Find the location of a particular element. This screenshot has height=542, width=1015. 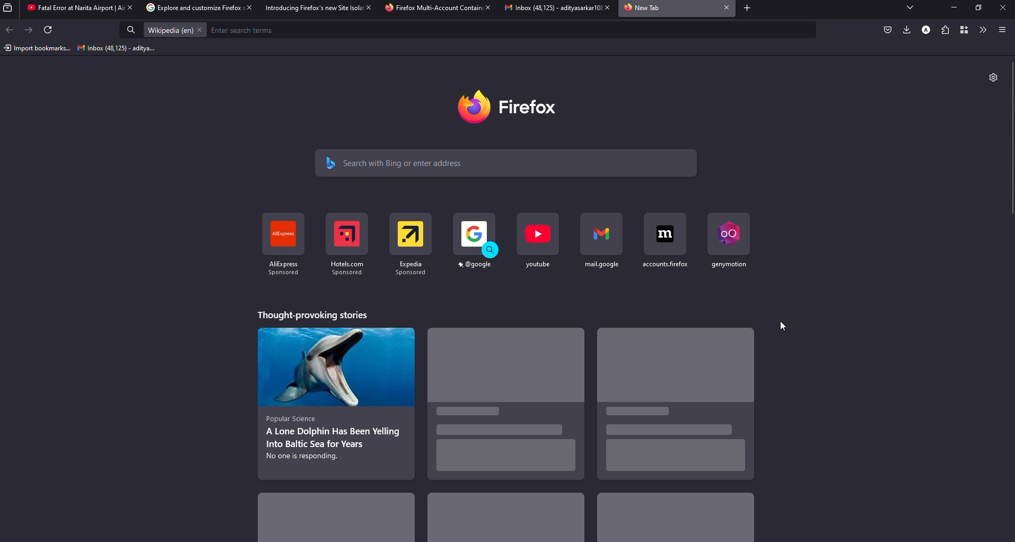

stories is located at coordinates (505, 520).